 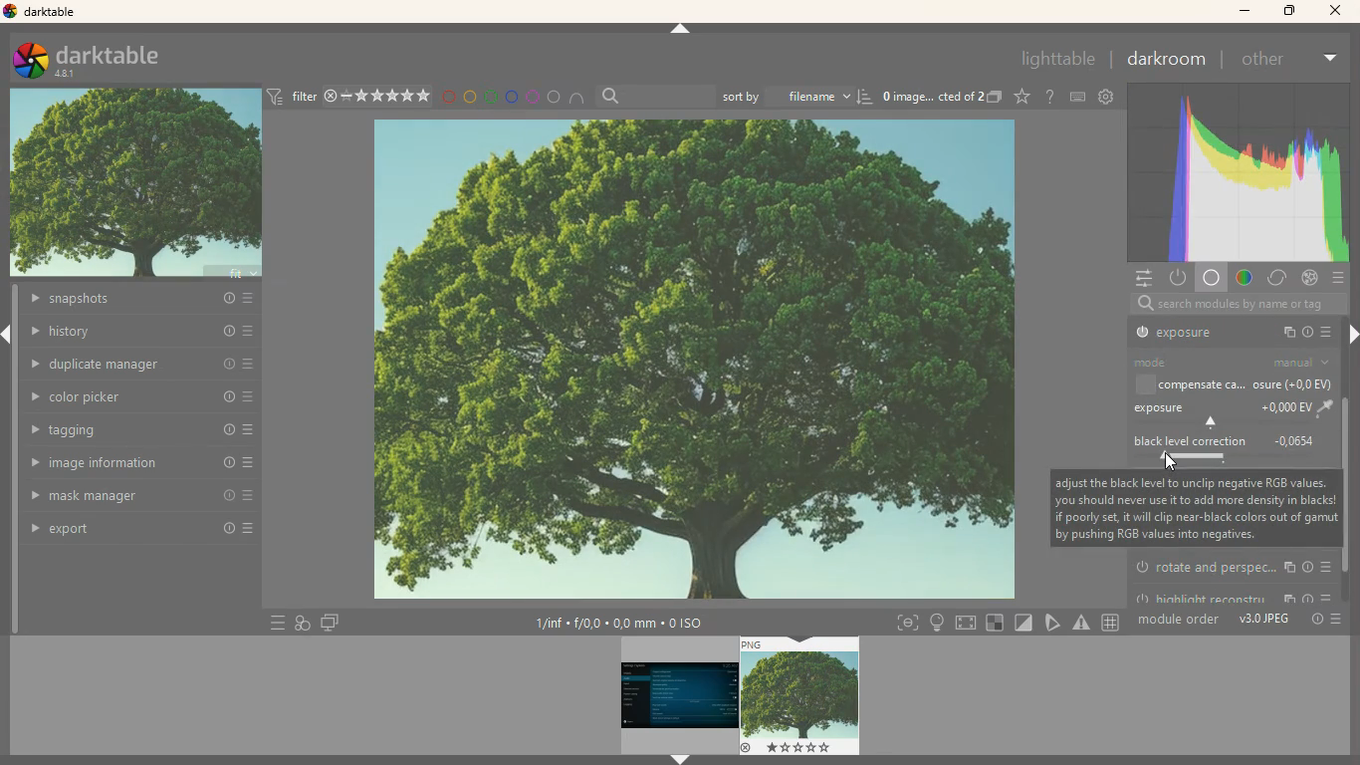 I want to click on doubt, so click(x=1047, y=98).